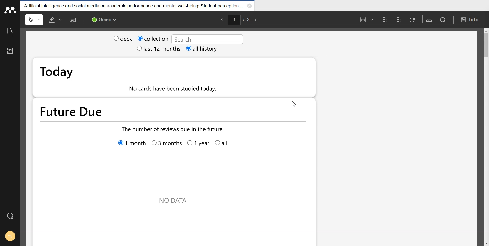  I want to click on Zoom in, so click(384, 20).